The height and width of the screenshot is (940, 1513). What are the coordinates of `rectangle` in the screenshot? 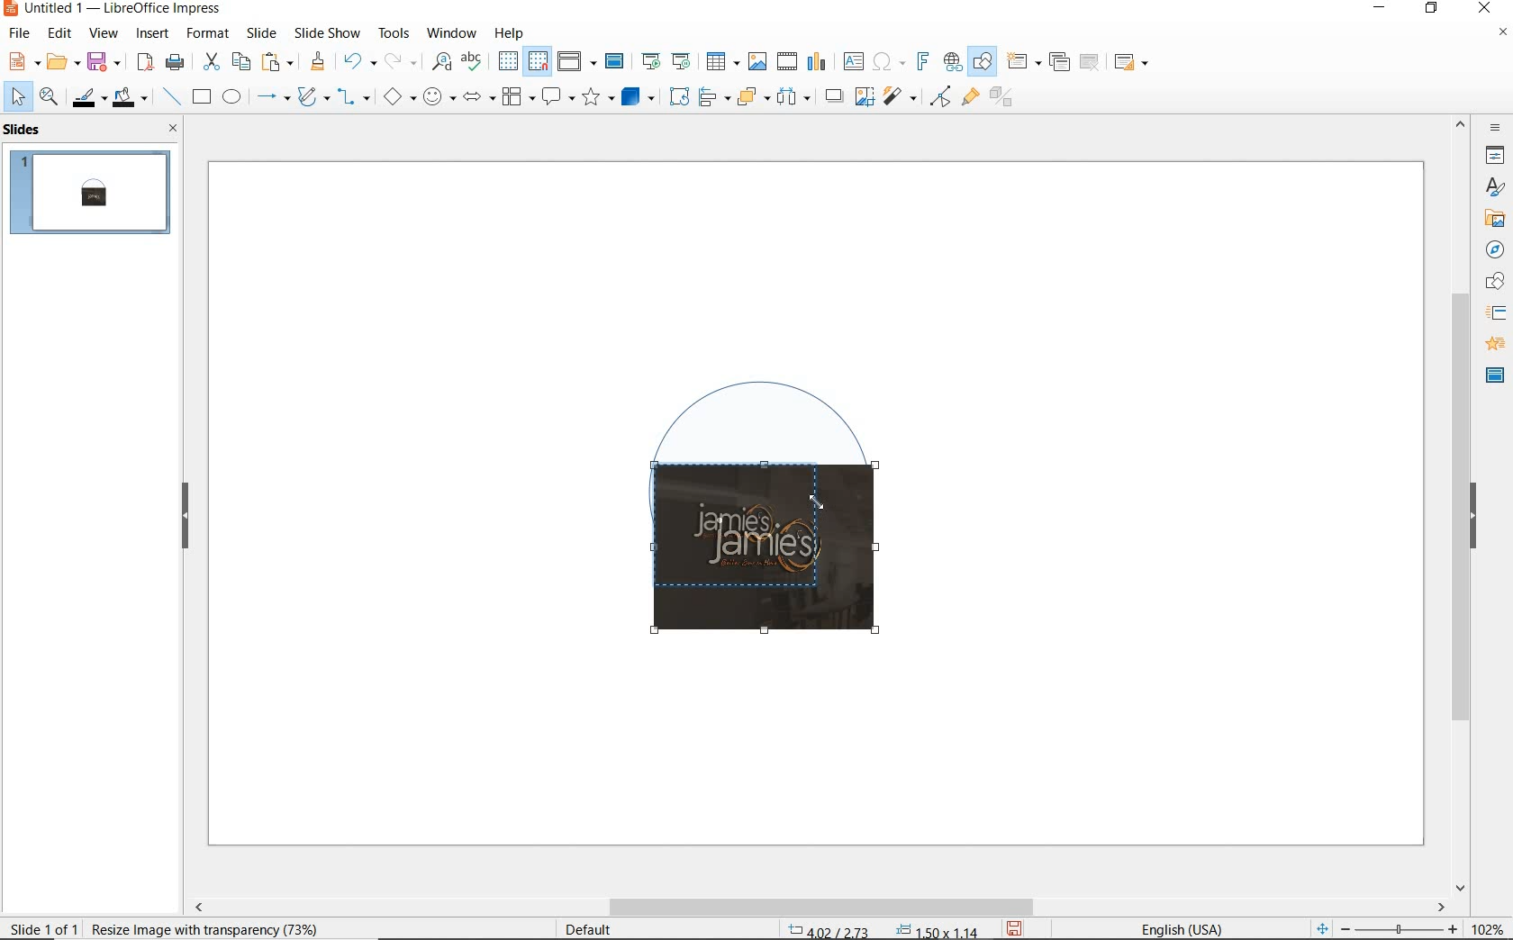 It's located at (200, 98).